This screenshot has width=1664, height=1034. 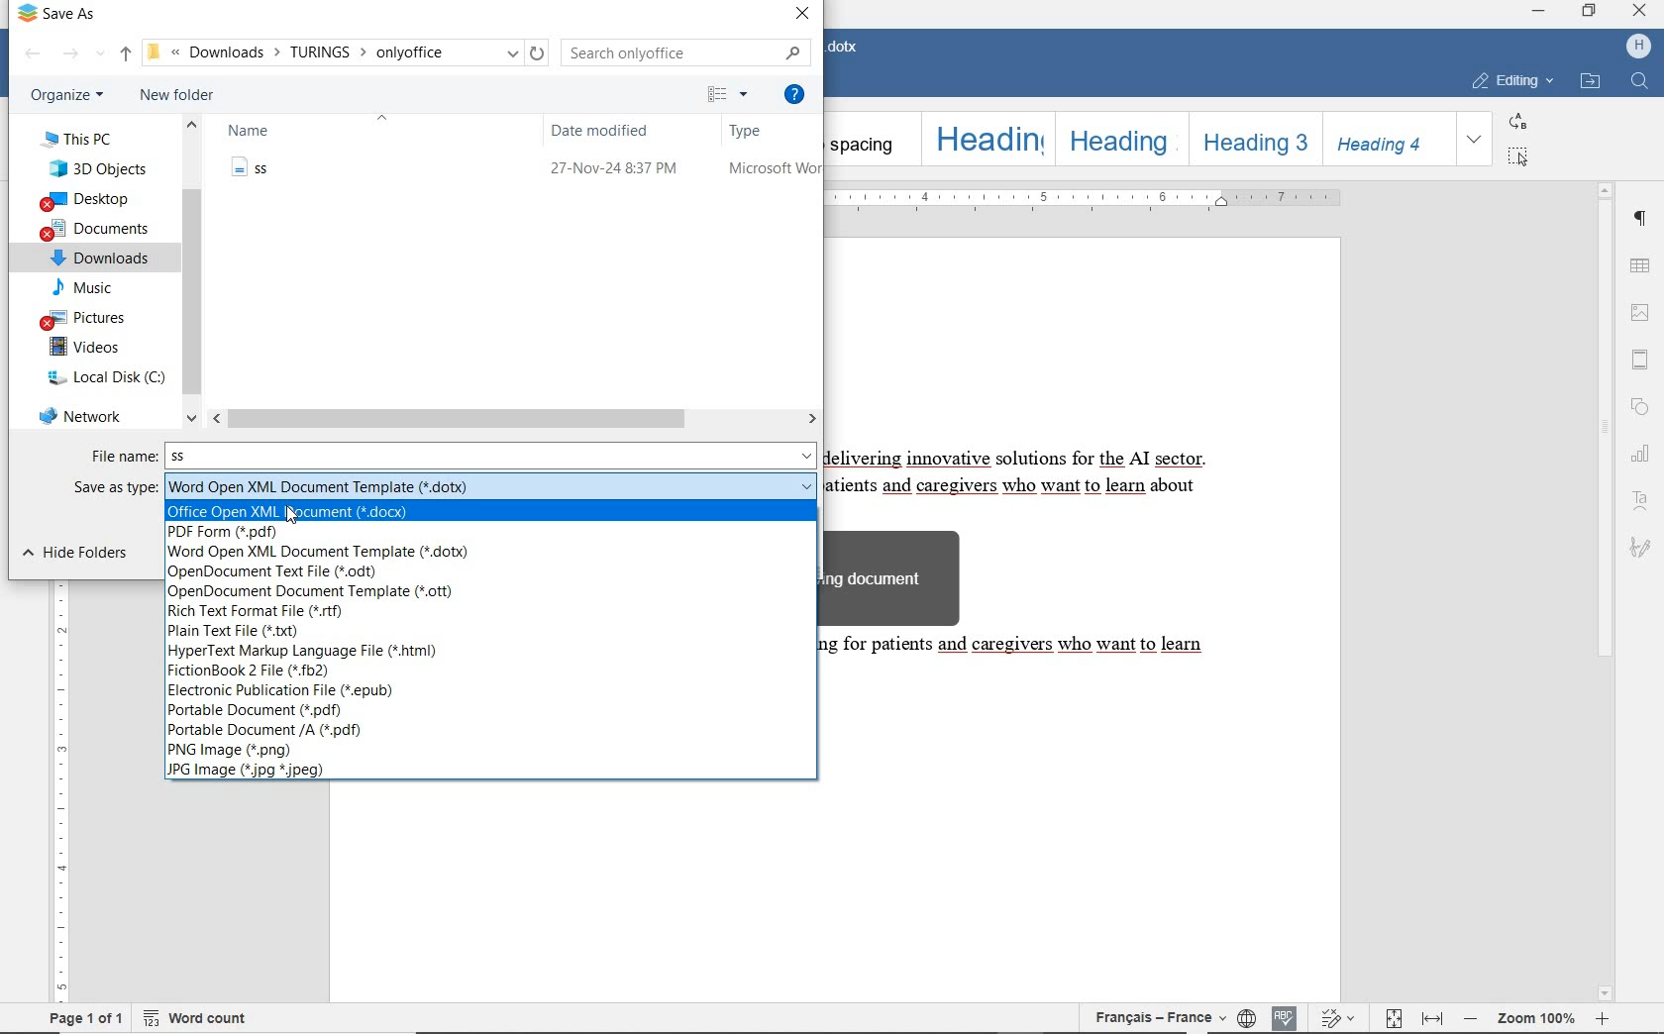 What do you see at coordinates (57, 796) in the screenshot?
I see `RULER` at bounding box center [57, 796].